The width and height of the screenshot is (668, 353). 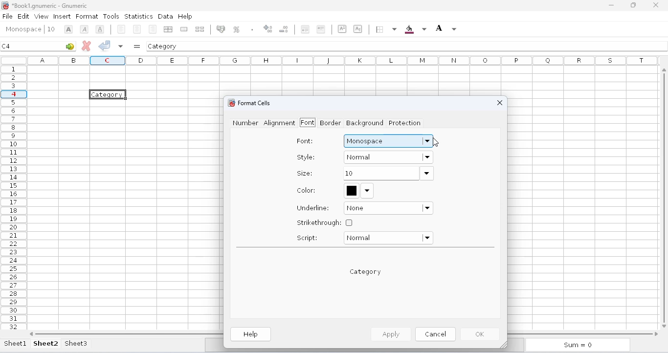 What do you see at coordinates (404, 123) in the screenshot?
I see `protection` at bounding box center [404, 123].